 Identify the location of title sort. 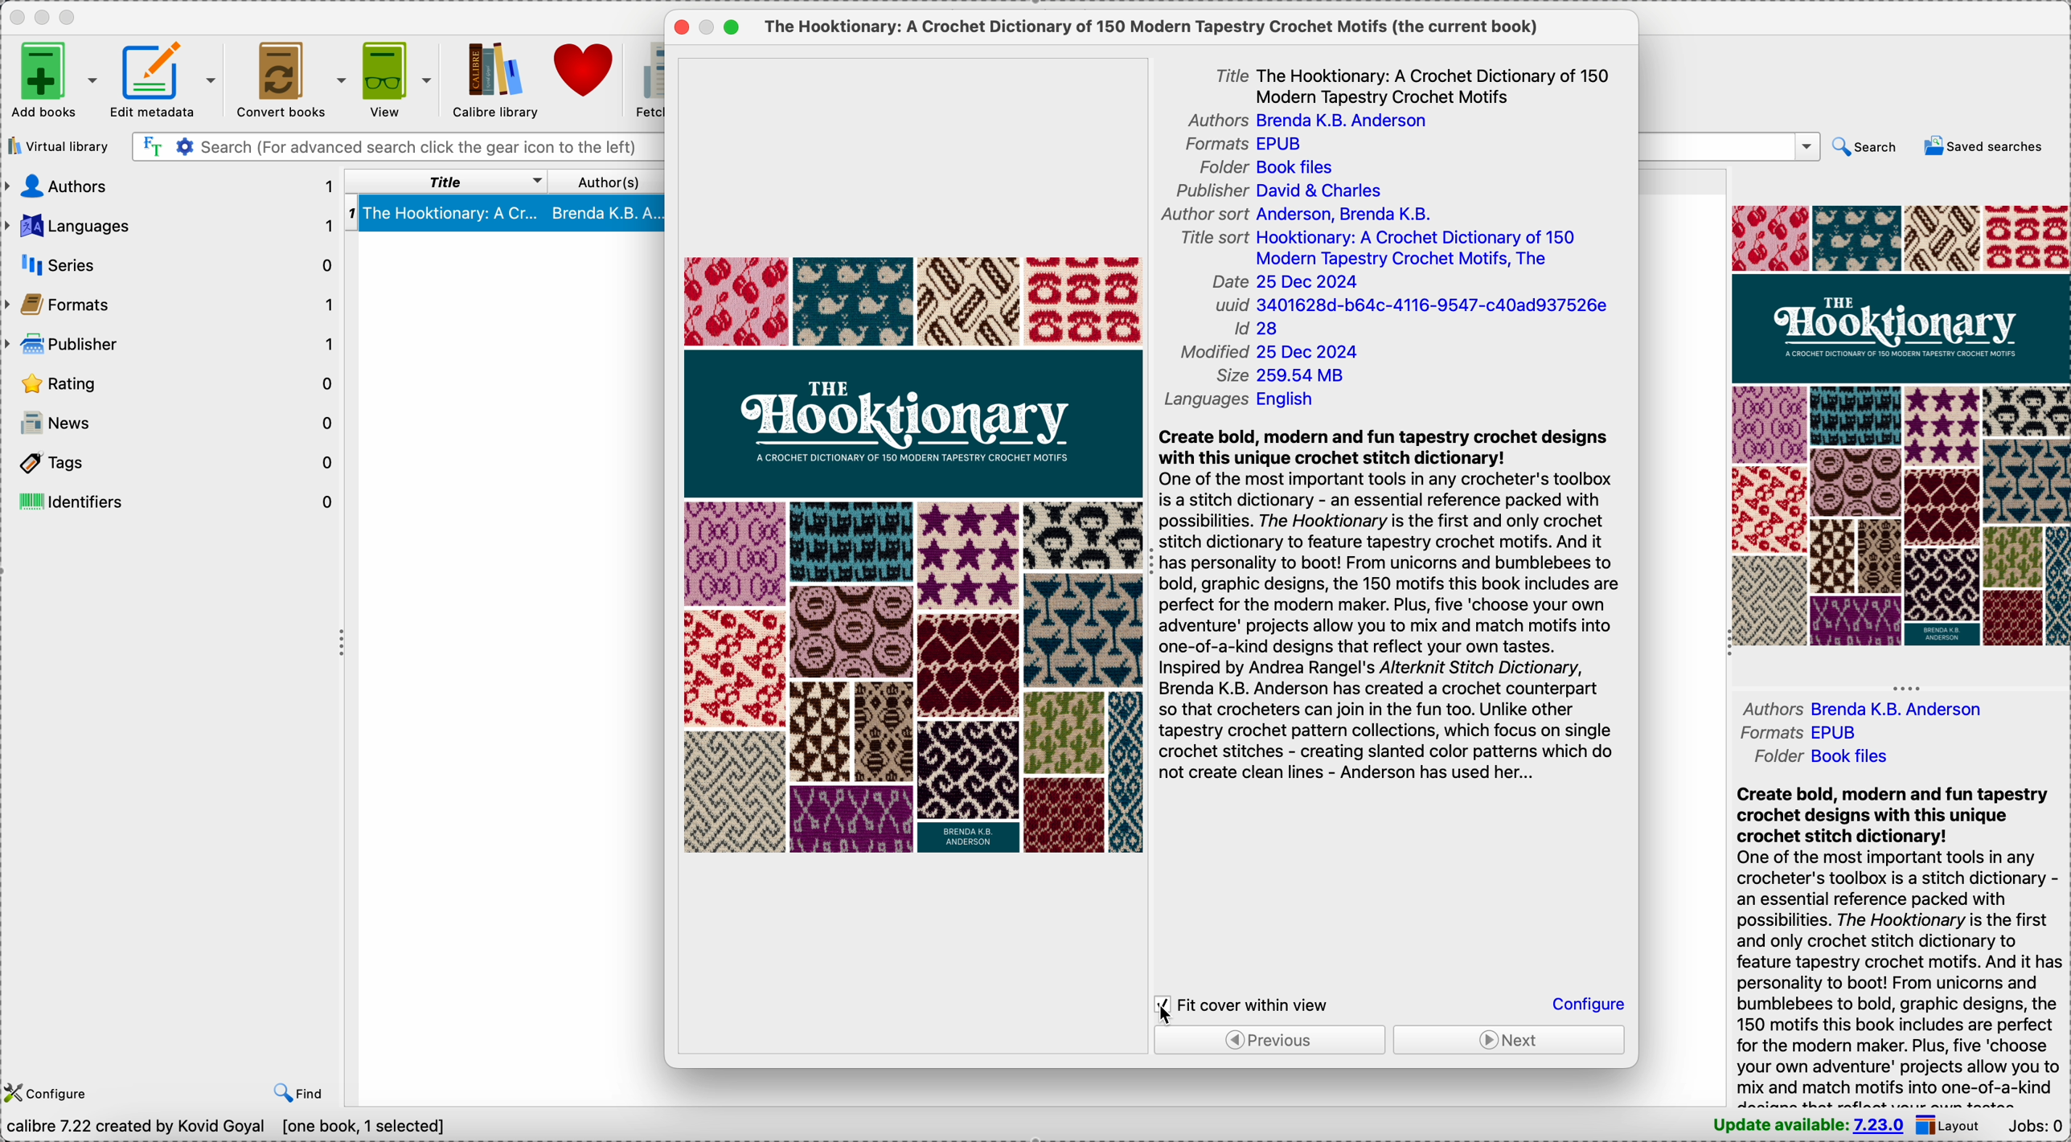
(1380, 251).